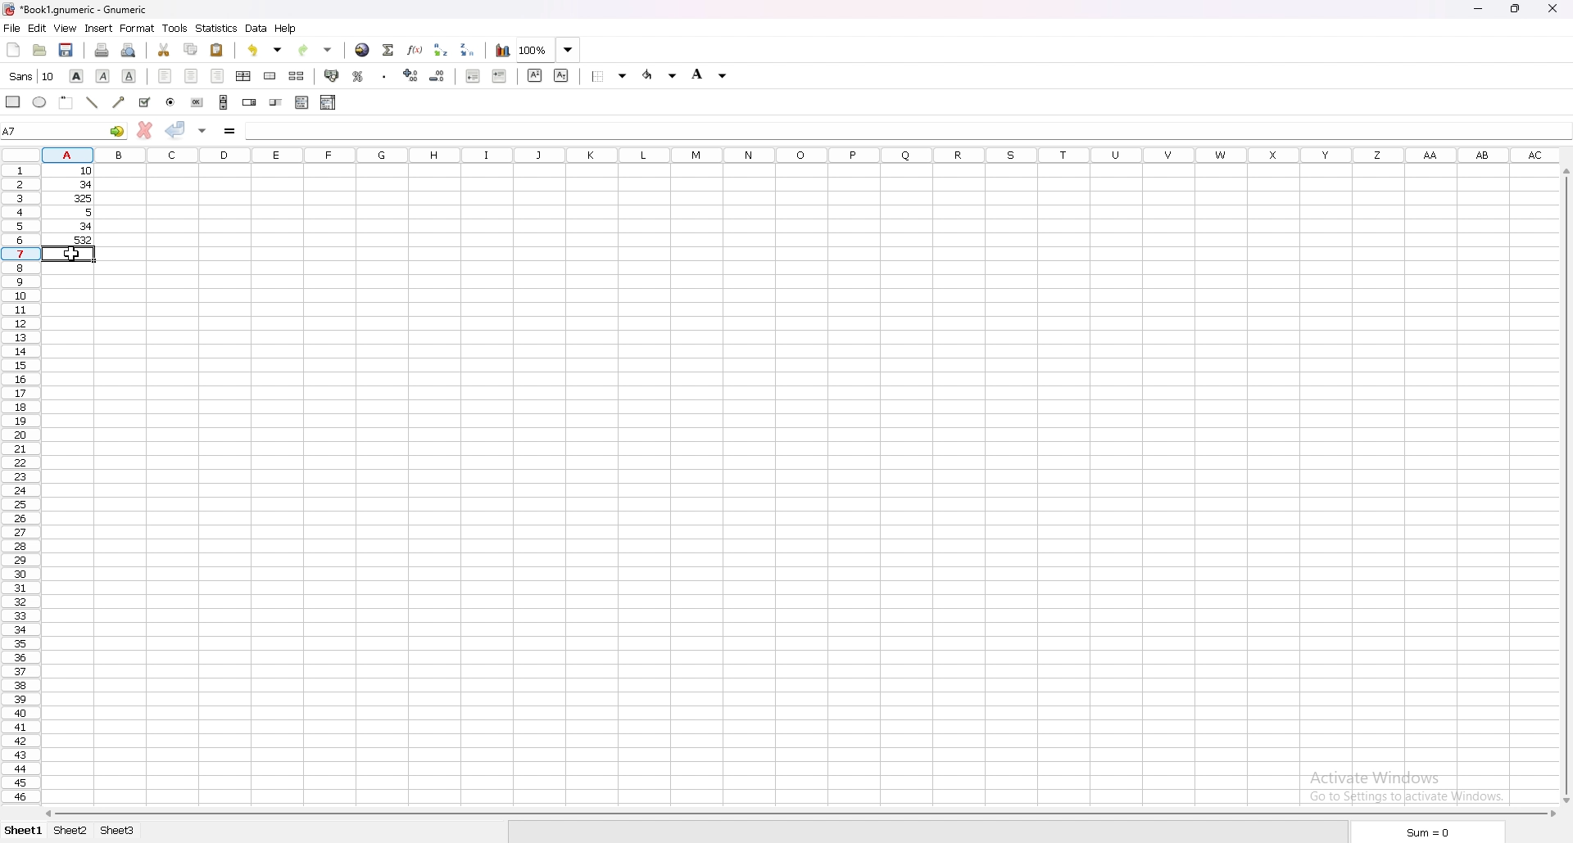 The width and height of the screenshot is (1573, 843). Describe the element at coordinates (102, 49) in the screenshot. I see `print` at that location.